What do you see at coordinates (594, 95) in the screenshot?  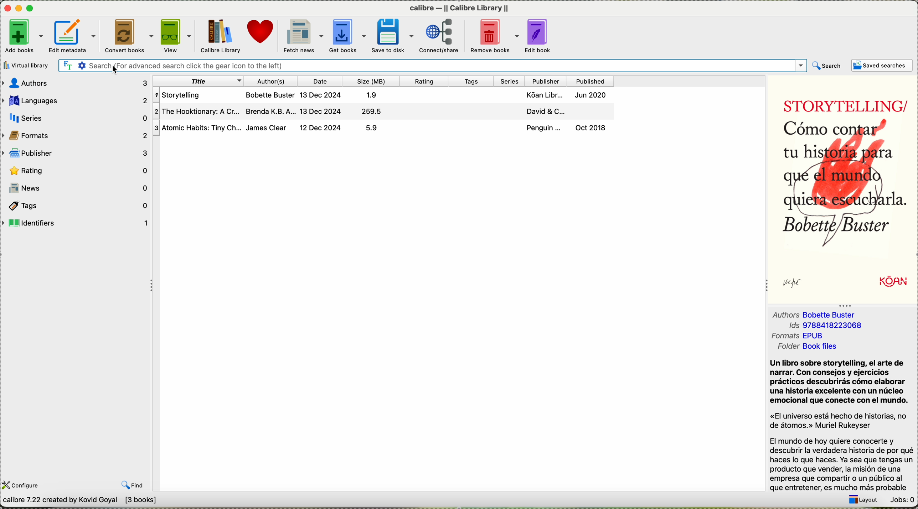 I see `Jun 2020` at bounding box center [594, 95].